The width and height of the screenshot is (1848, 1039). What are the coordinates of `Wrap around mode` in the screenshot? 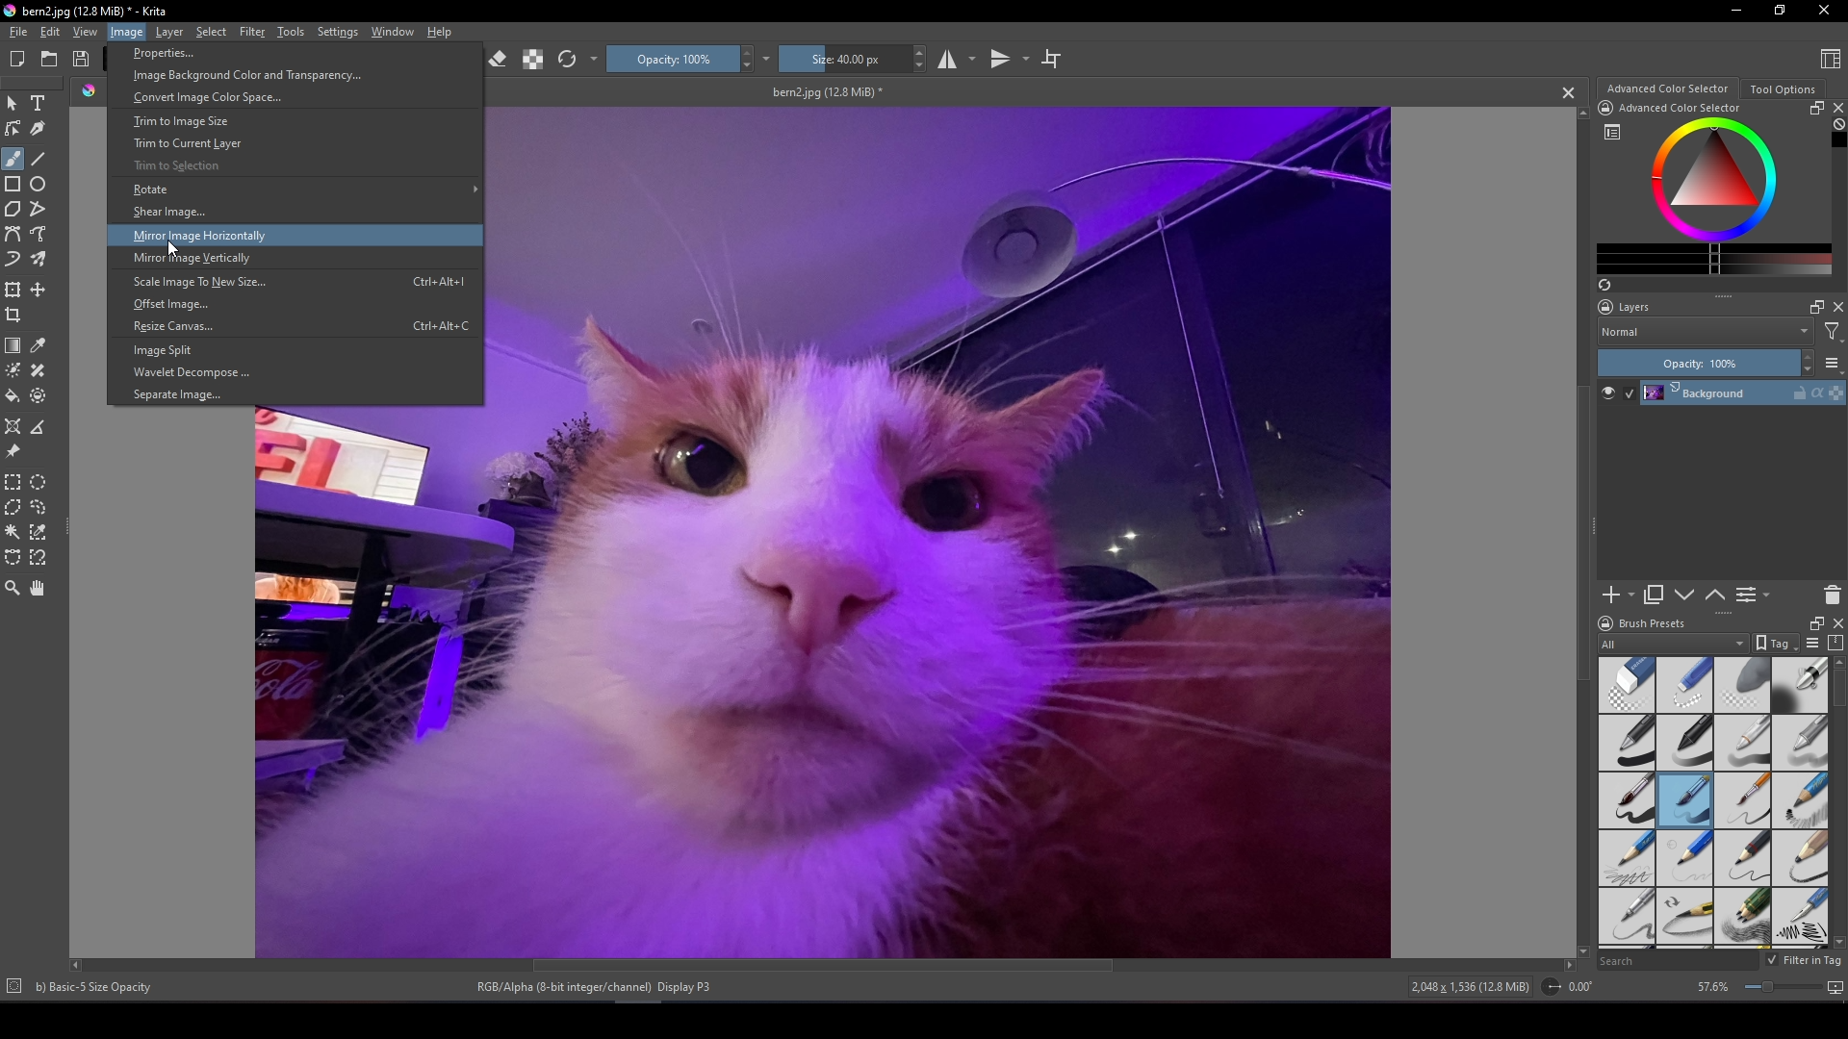 It's located at (1052, 60).